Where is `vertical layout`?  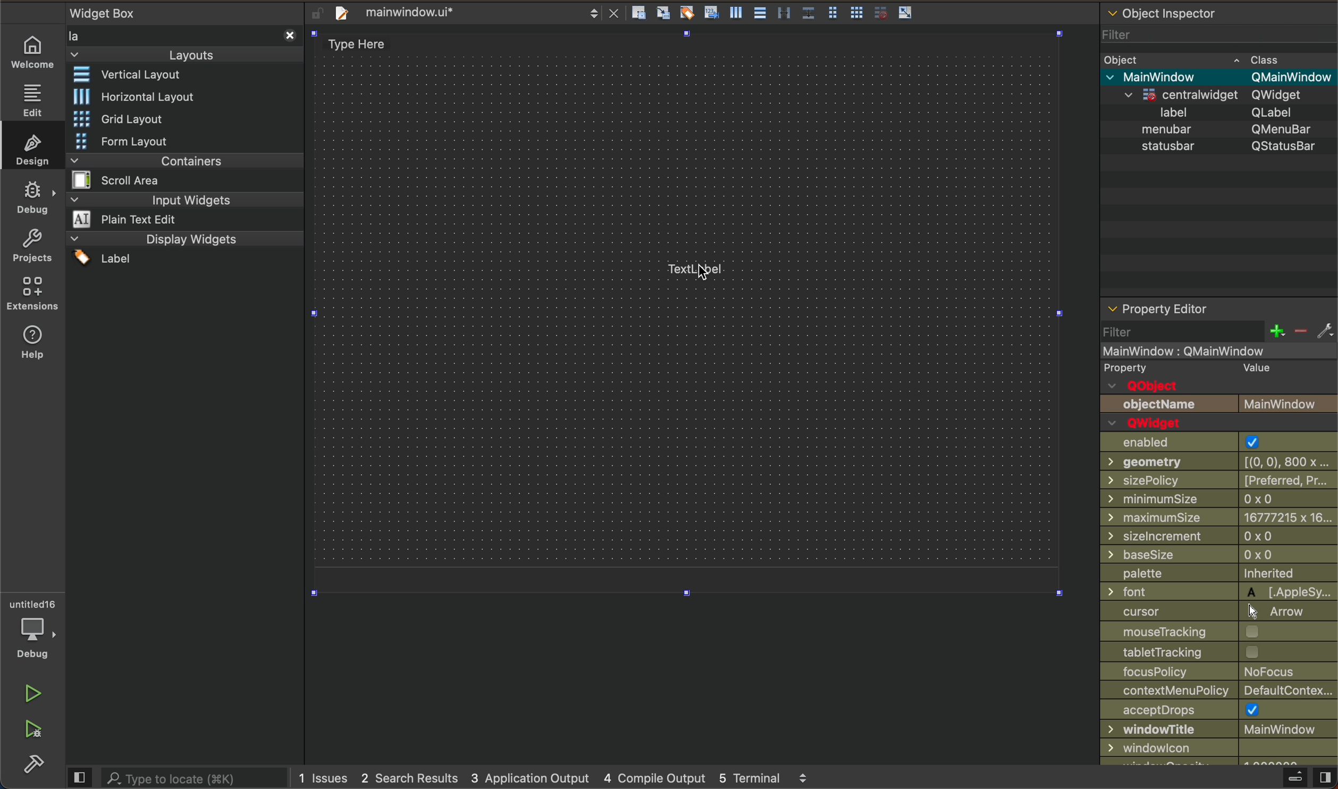
vertical layout is located at coordinates (138, 75).